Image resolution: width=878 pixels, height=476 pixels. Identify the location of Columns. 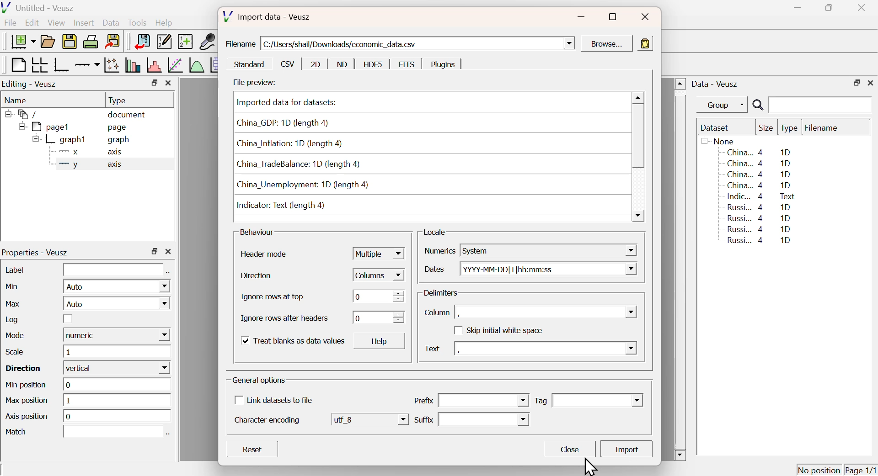
(378, 275).